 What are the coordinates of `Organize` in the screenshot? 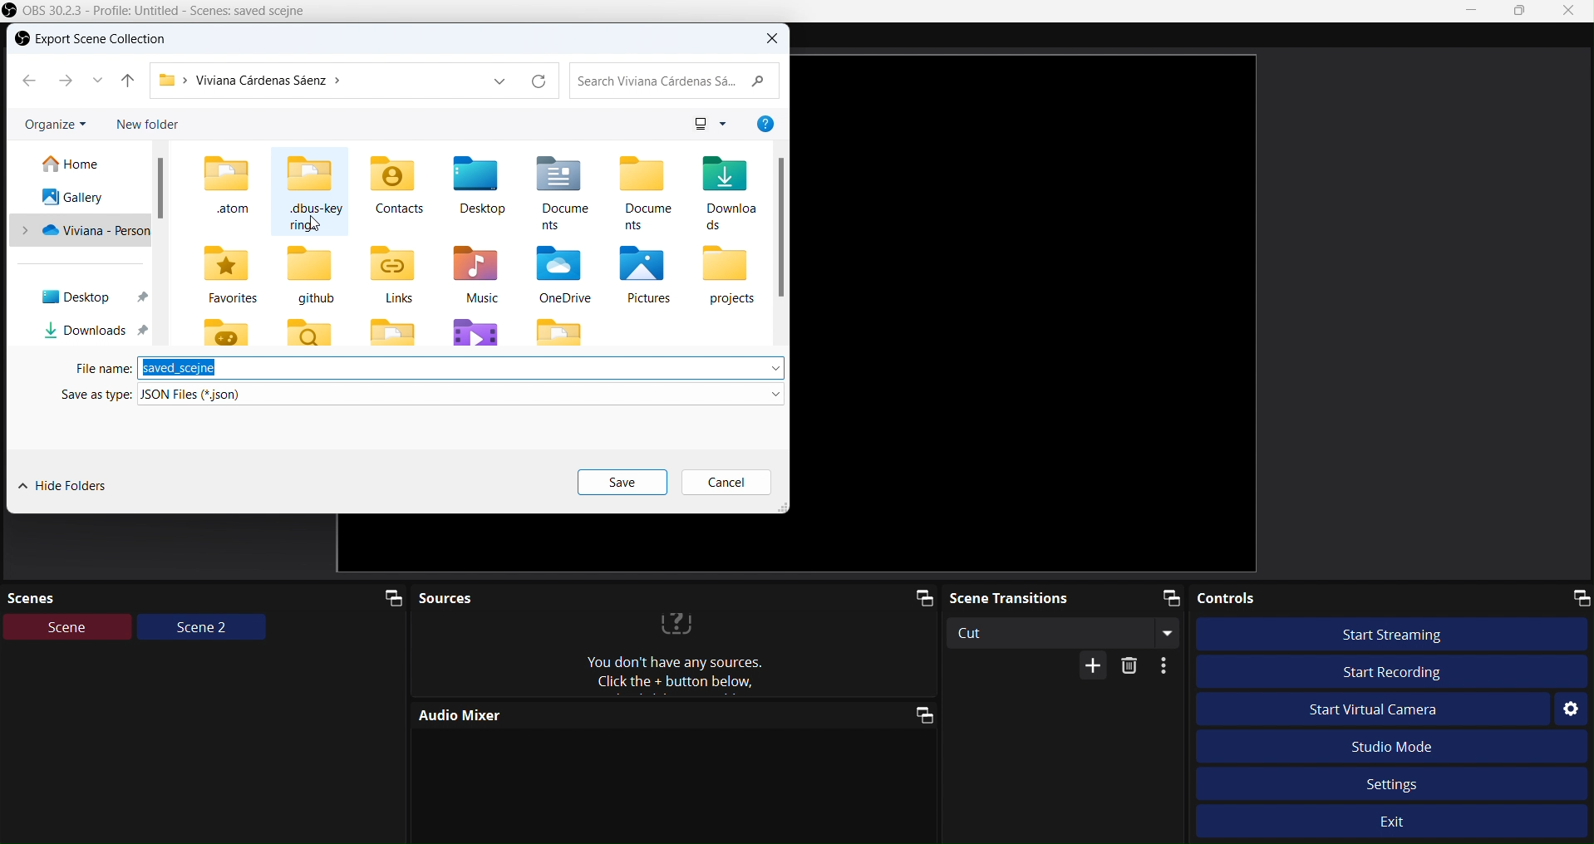 It's located at (51, 127).